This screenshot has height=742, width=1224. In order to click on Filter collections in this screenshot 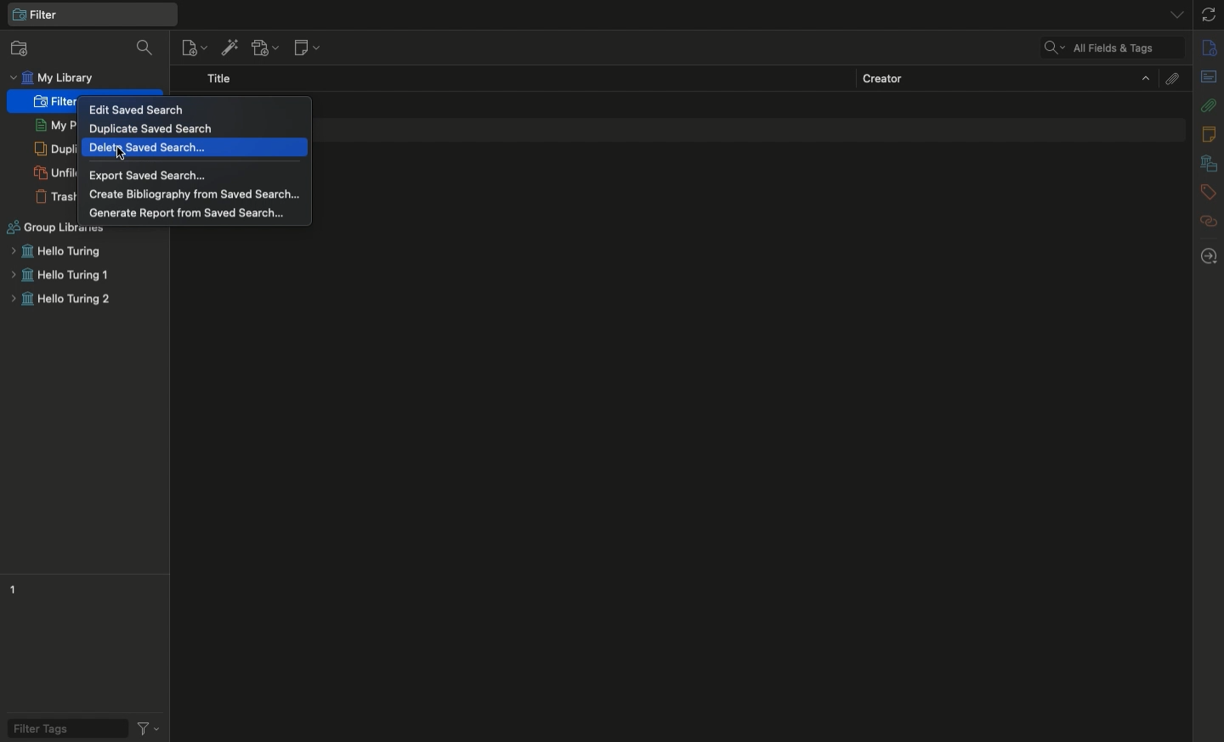, I will do `click(147, 48)`.